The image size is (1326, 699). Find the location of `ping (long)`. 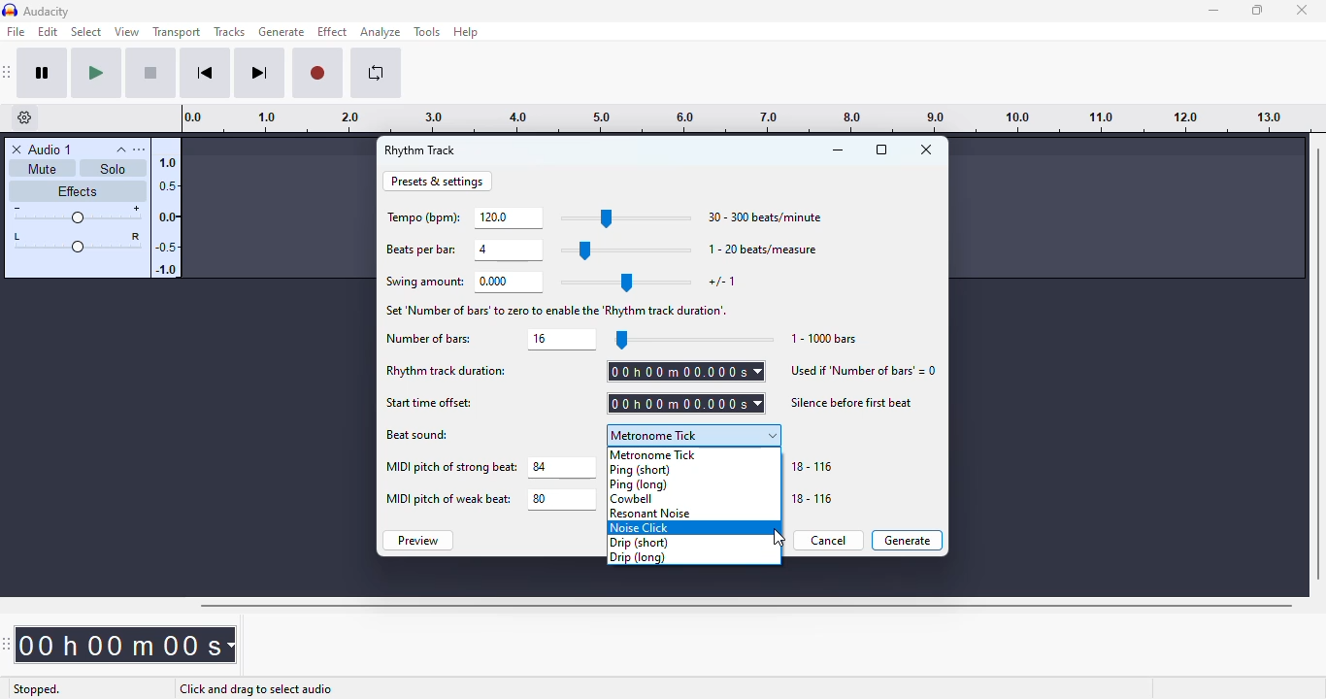

ping (long) is located at coordinates (693, 485).